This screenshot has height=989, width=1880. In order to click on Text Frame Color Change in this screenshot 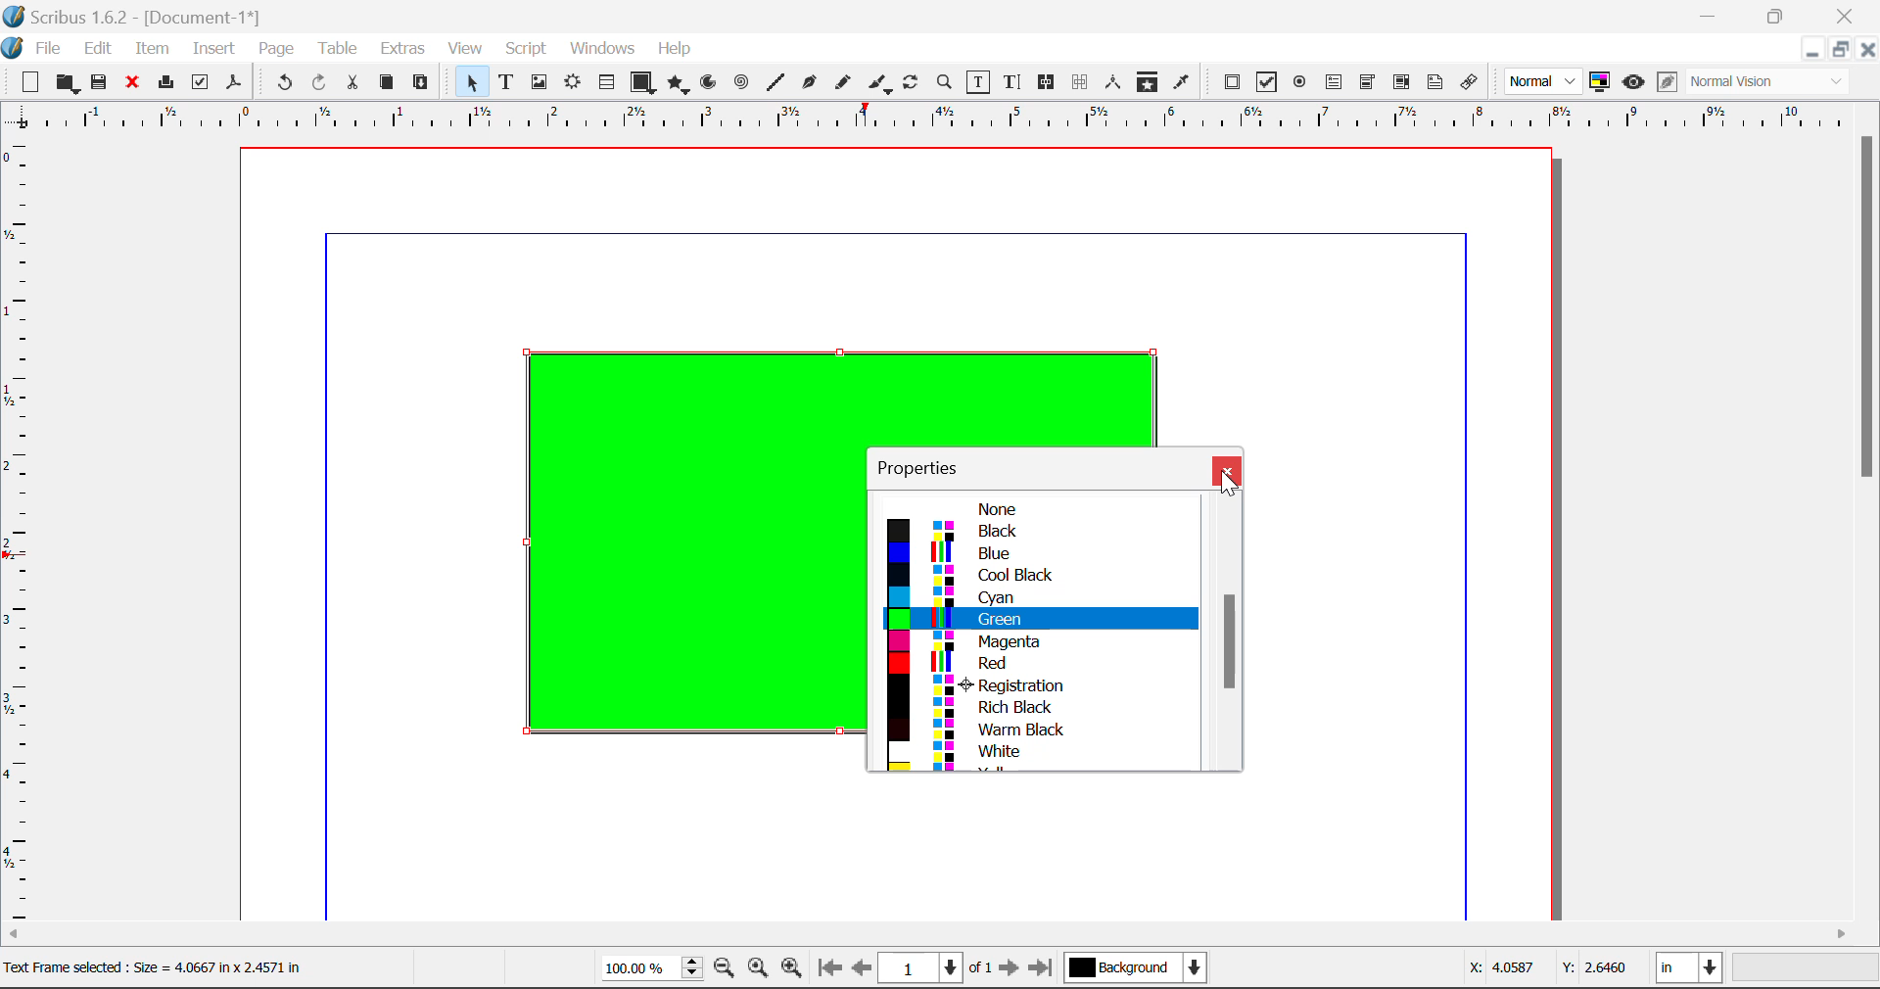, I will do `click(676, 550)`.